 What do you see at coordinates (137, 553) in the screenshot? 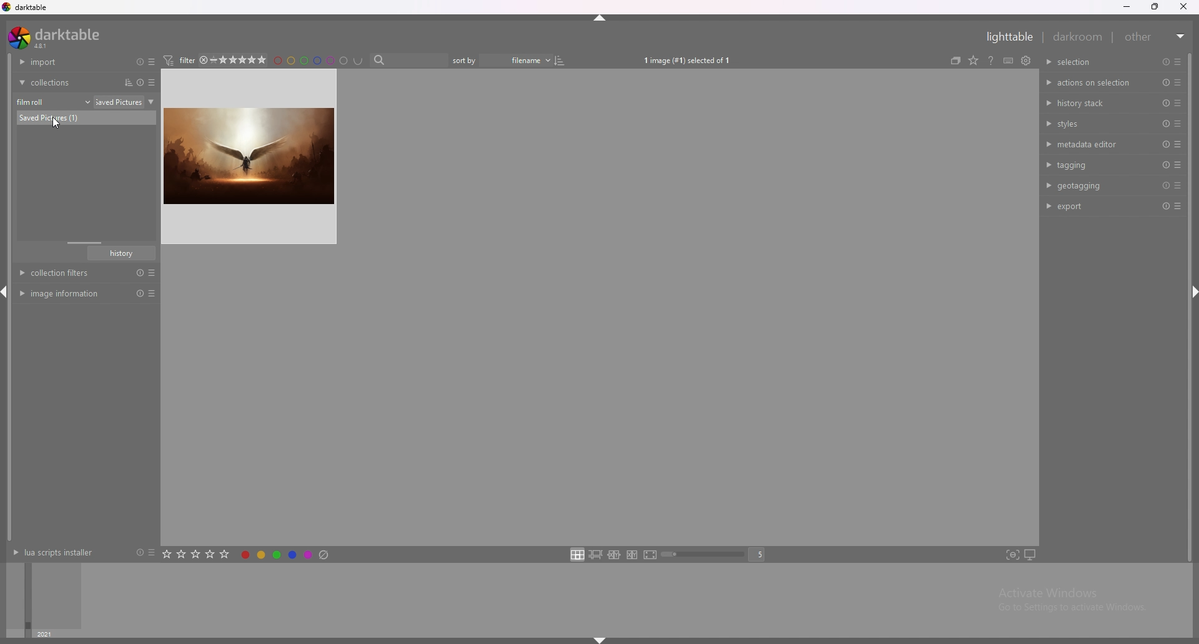
I see `reset` at bounding box center [137, 553].